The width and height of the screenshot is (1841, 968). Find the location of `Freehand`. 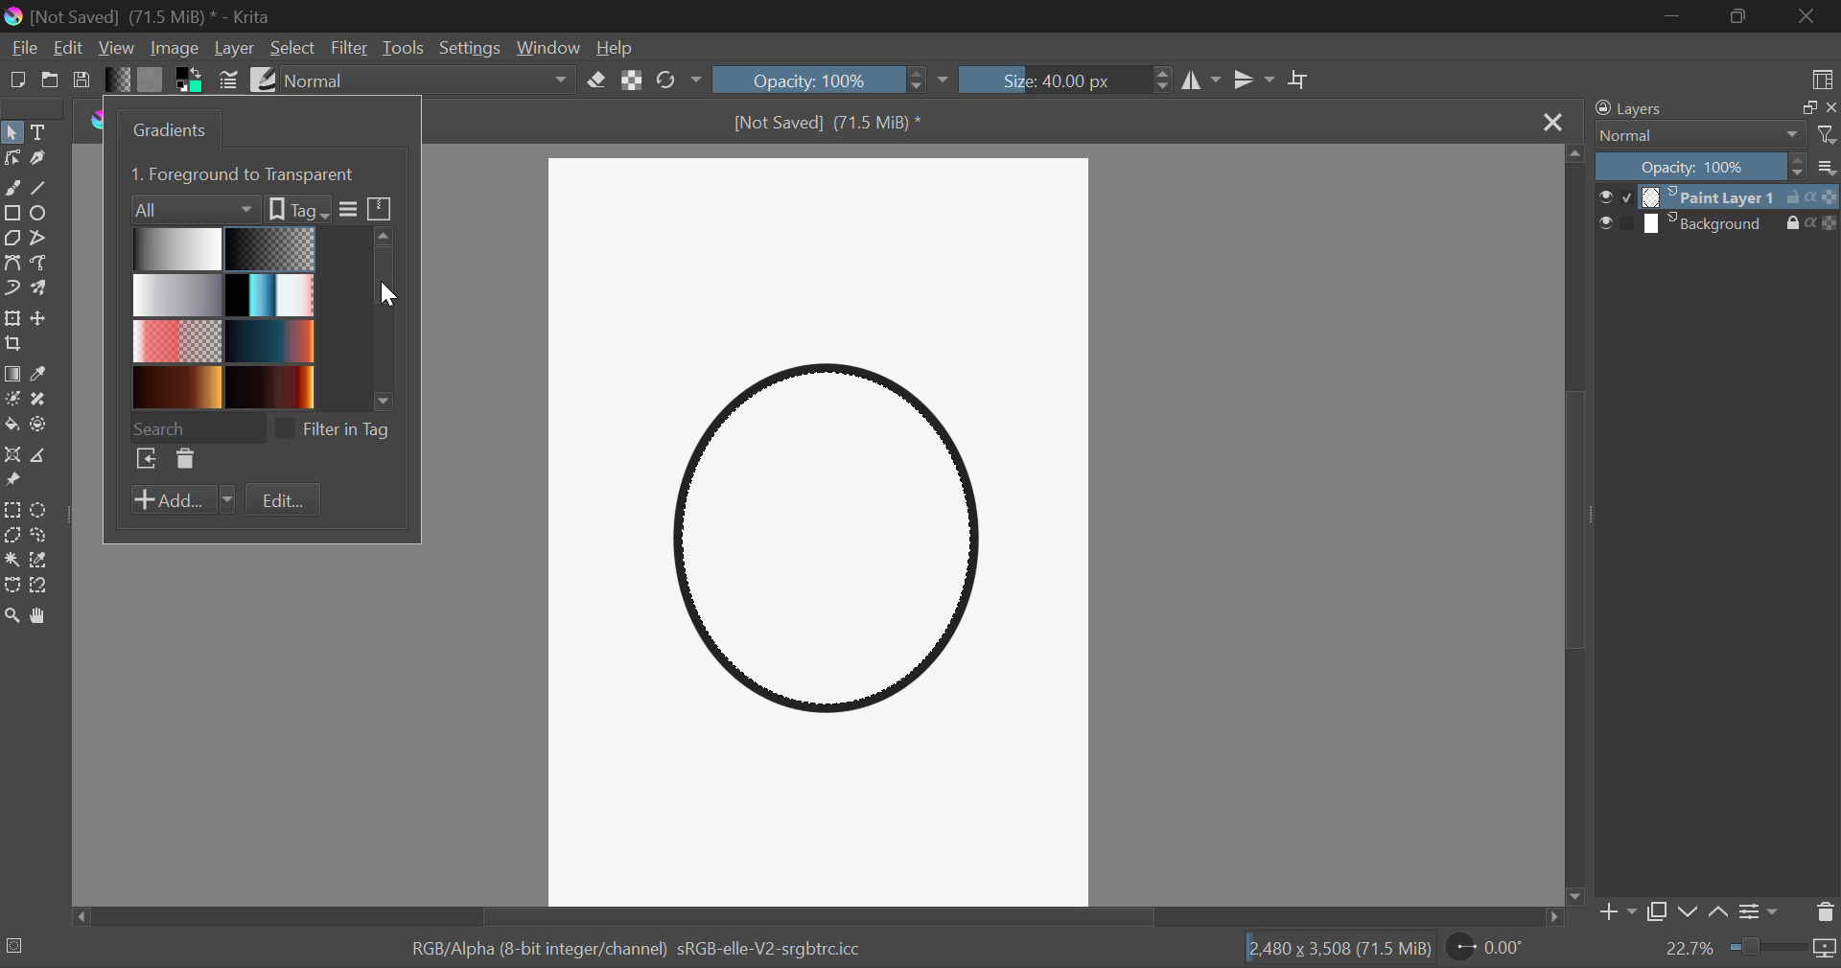

Freehand is located at coordinates (12, 189).